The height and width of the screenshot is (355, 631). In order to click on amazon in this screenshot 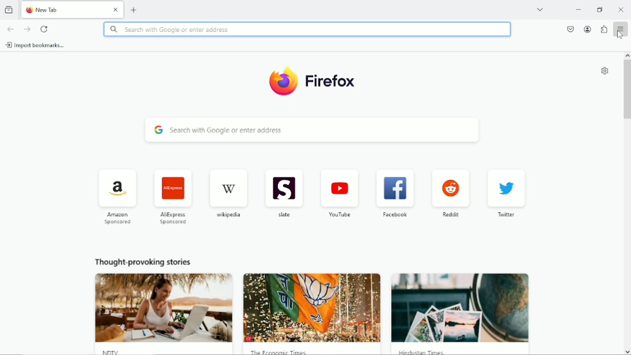, I will do `click(118, 221)`.